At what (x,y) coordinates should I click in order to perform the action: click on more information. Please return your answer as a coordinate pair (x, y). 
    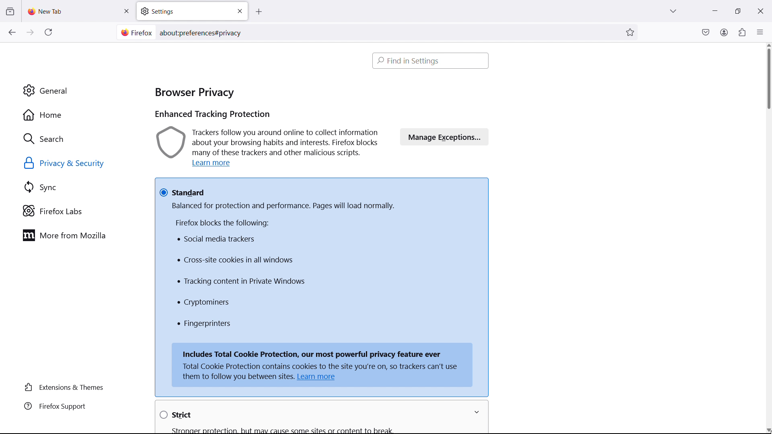
    Looking at the image, I should click on (481, 412).